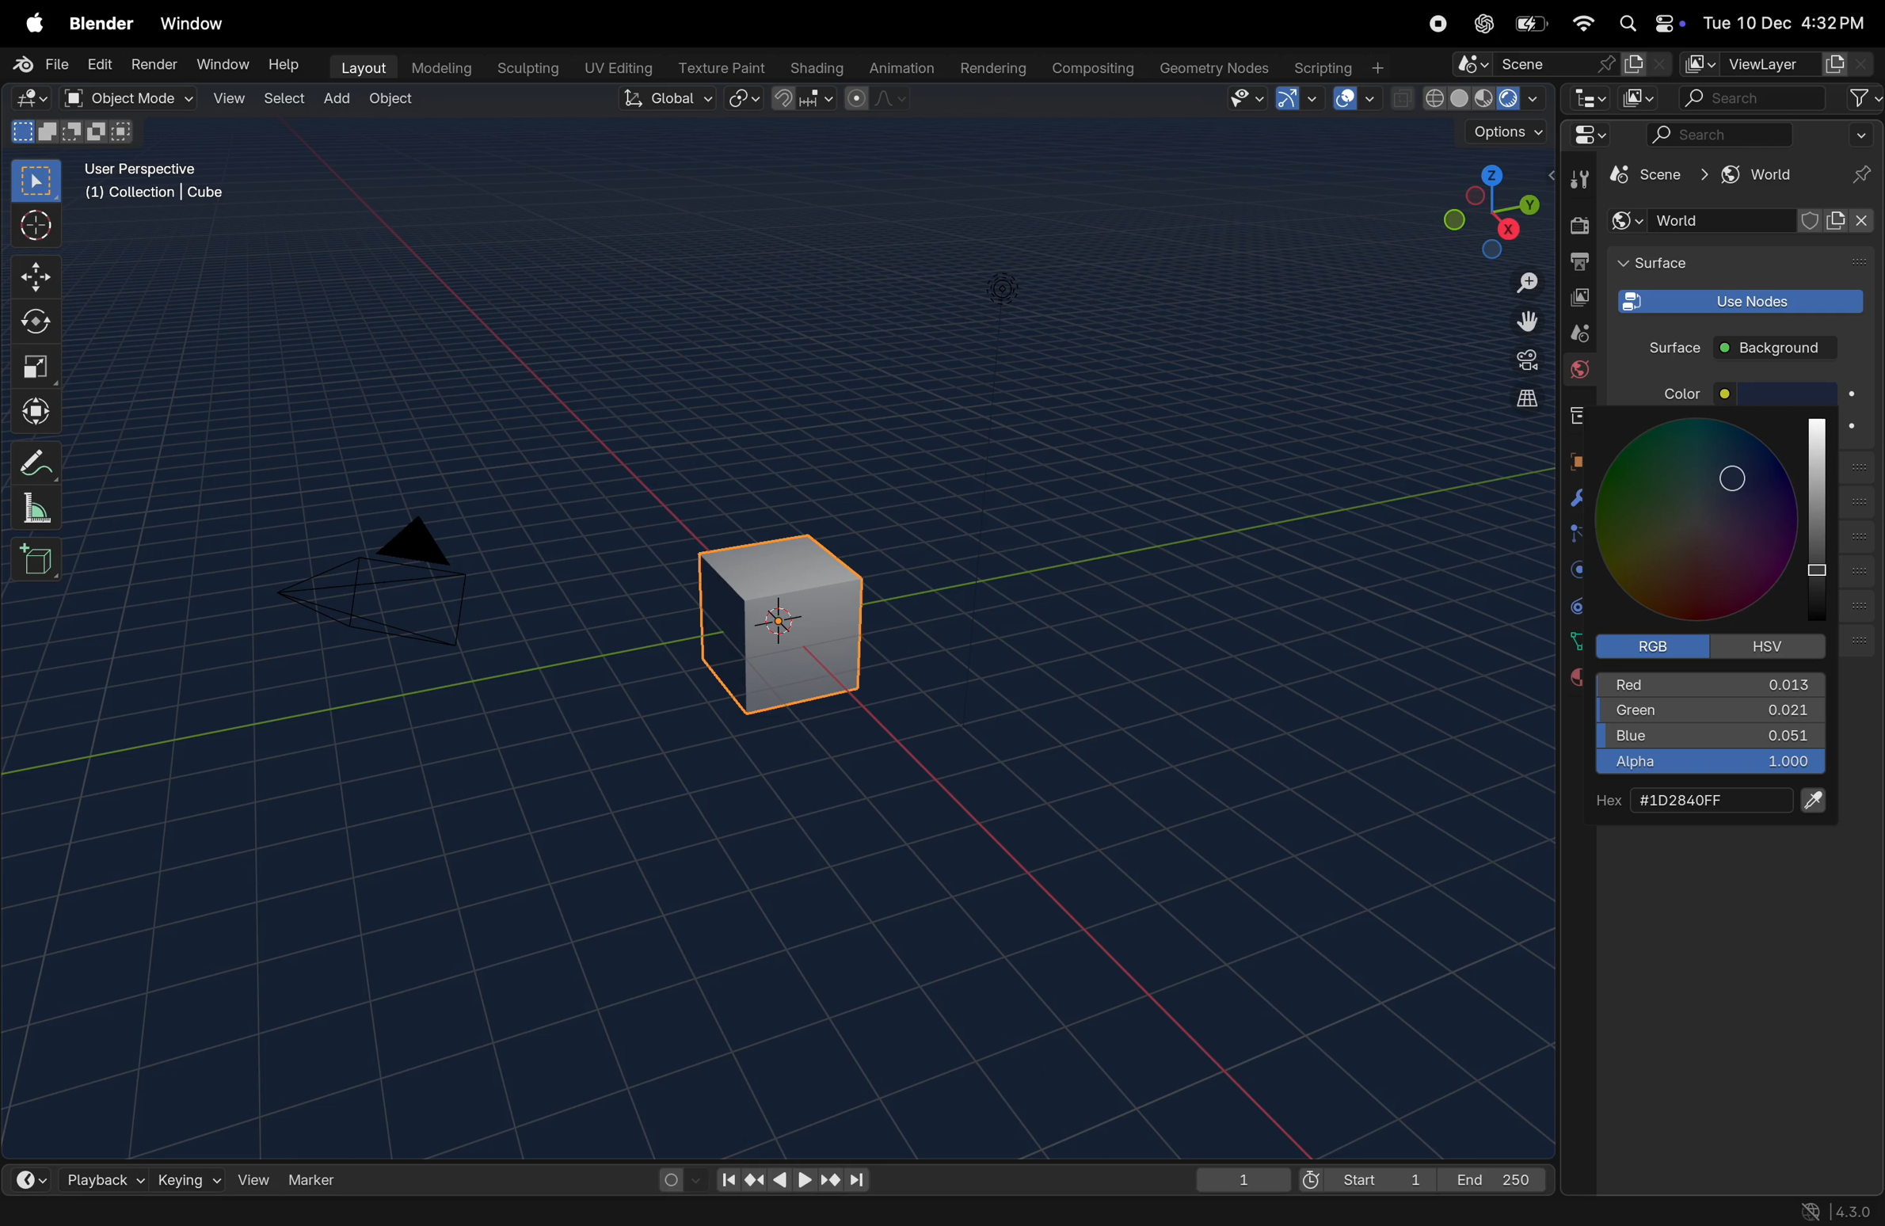 The width and height of the screenshot is (1885, 1226). I want to click on cursor, so click(40, 227).